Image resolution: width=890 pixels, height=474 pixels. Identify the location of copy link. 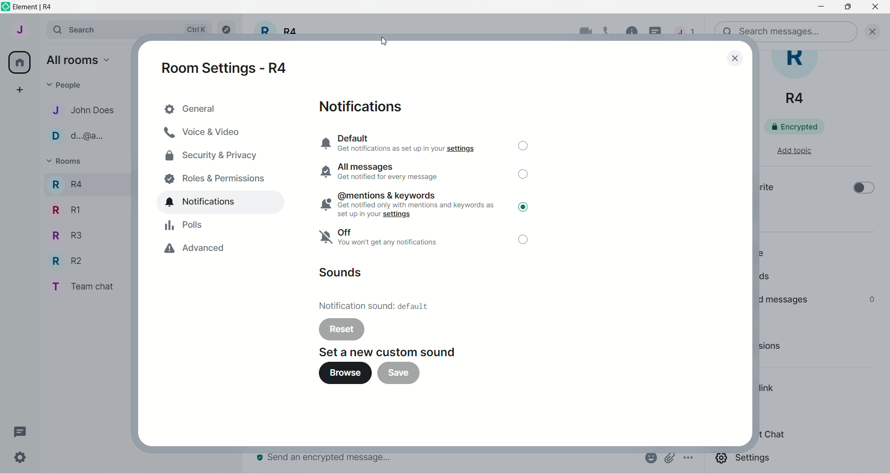
(768, 390).